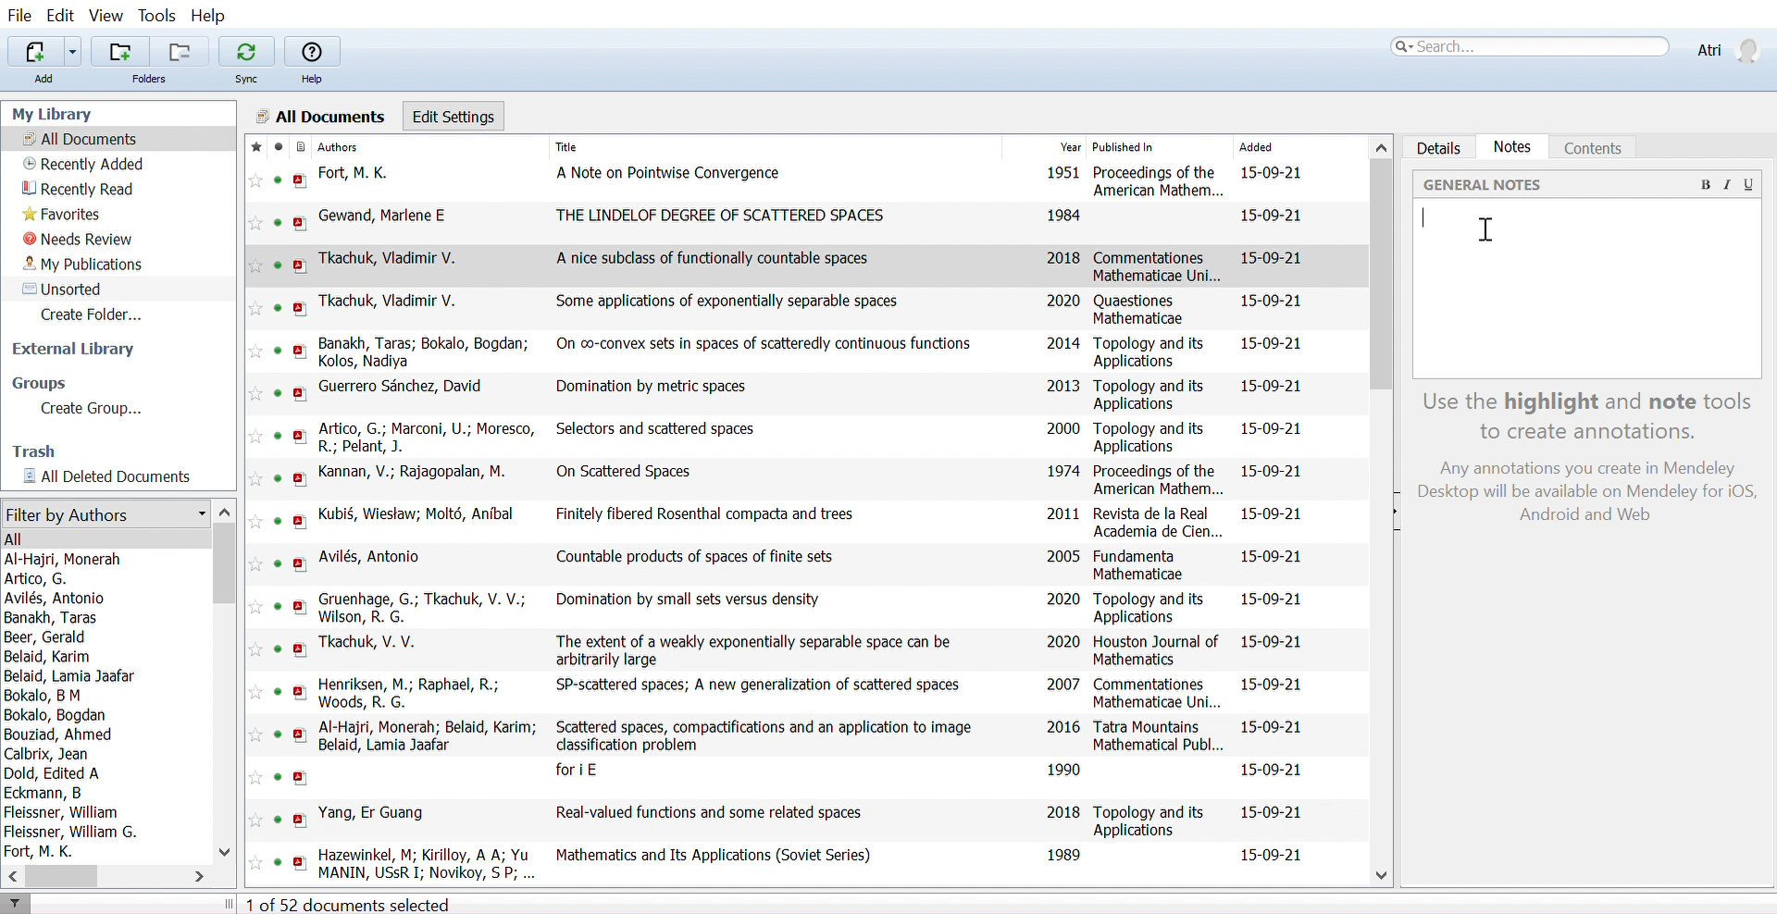  Describe the element at coordinates (256, 564) in the screenshot. I see `Add this reference to favorites` at that location.